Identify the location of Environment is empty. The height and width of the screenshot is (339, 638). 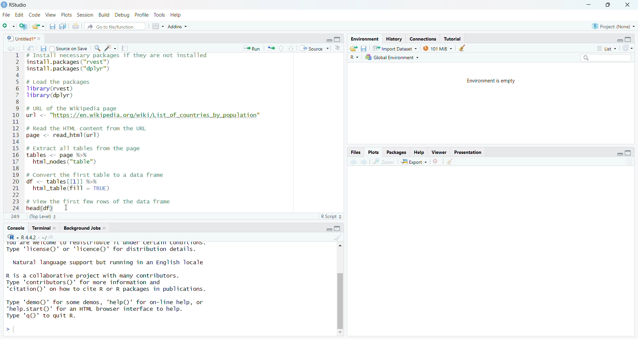
(491, 81).